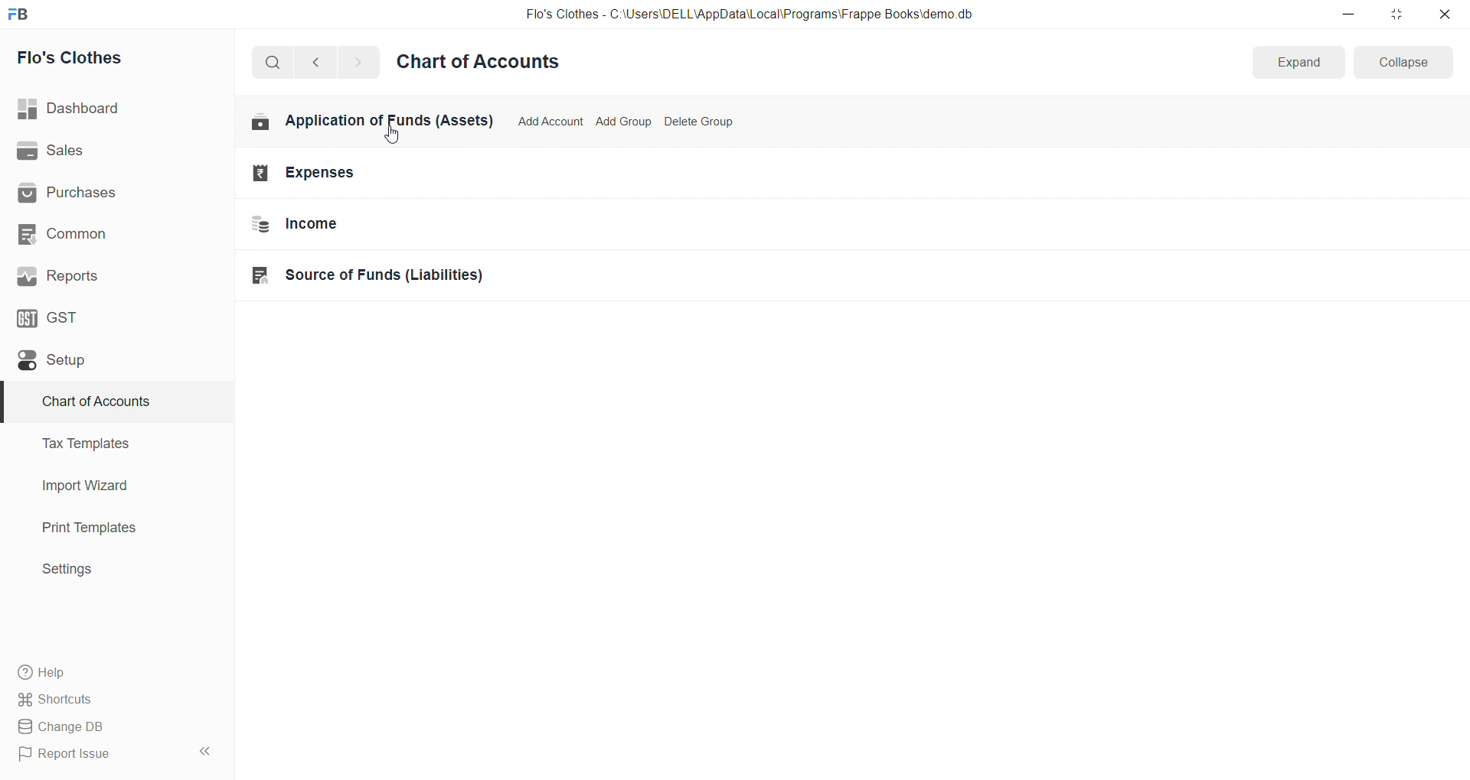 The image size is (1470, 780). Describe the element at coordinates (113, 109) in the screenshot. I see `Dashboard` at that location.